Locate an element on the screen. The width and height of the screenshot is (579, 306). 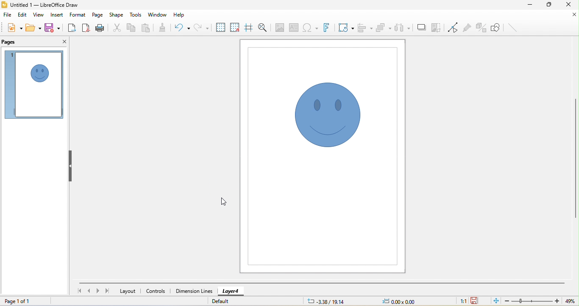
image is located at coordinates (279, 27).